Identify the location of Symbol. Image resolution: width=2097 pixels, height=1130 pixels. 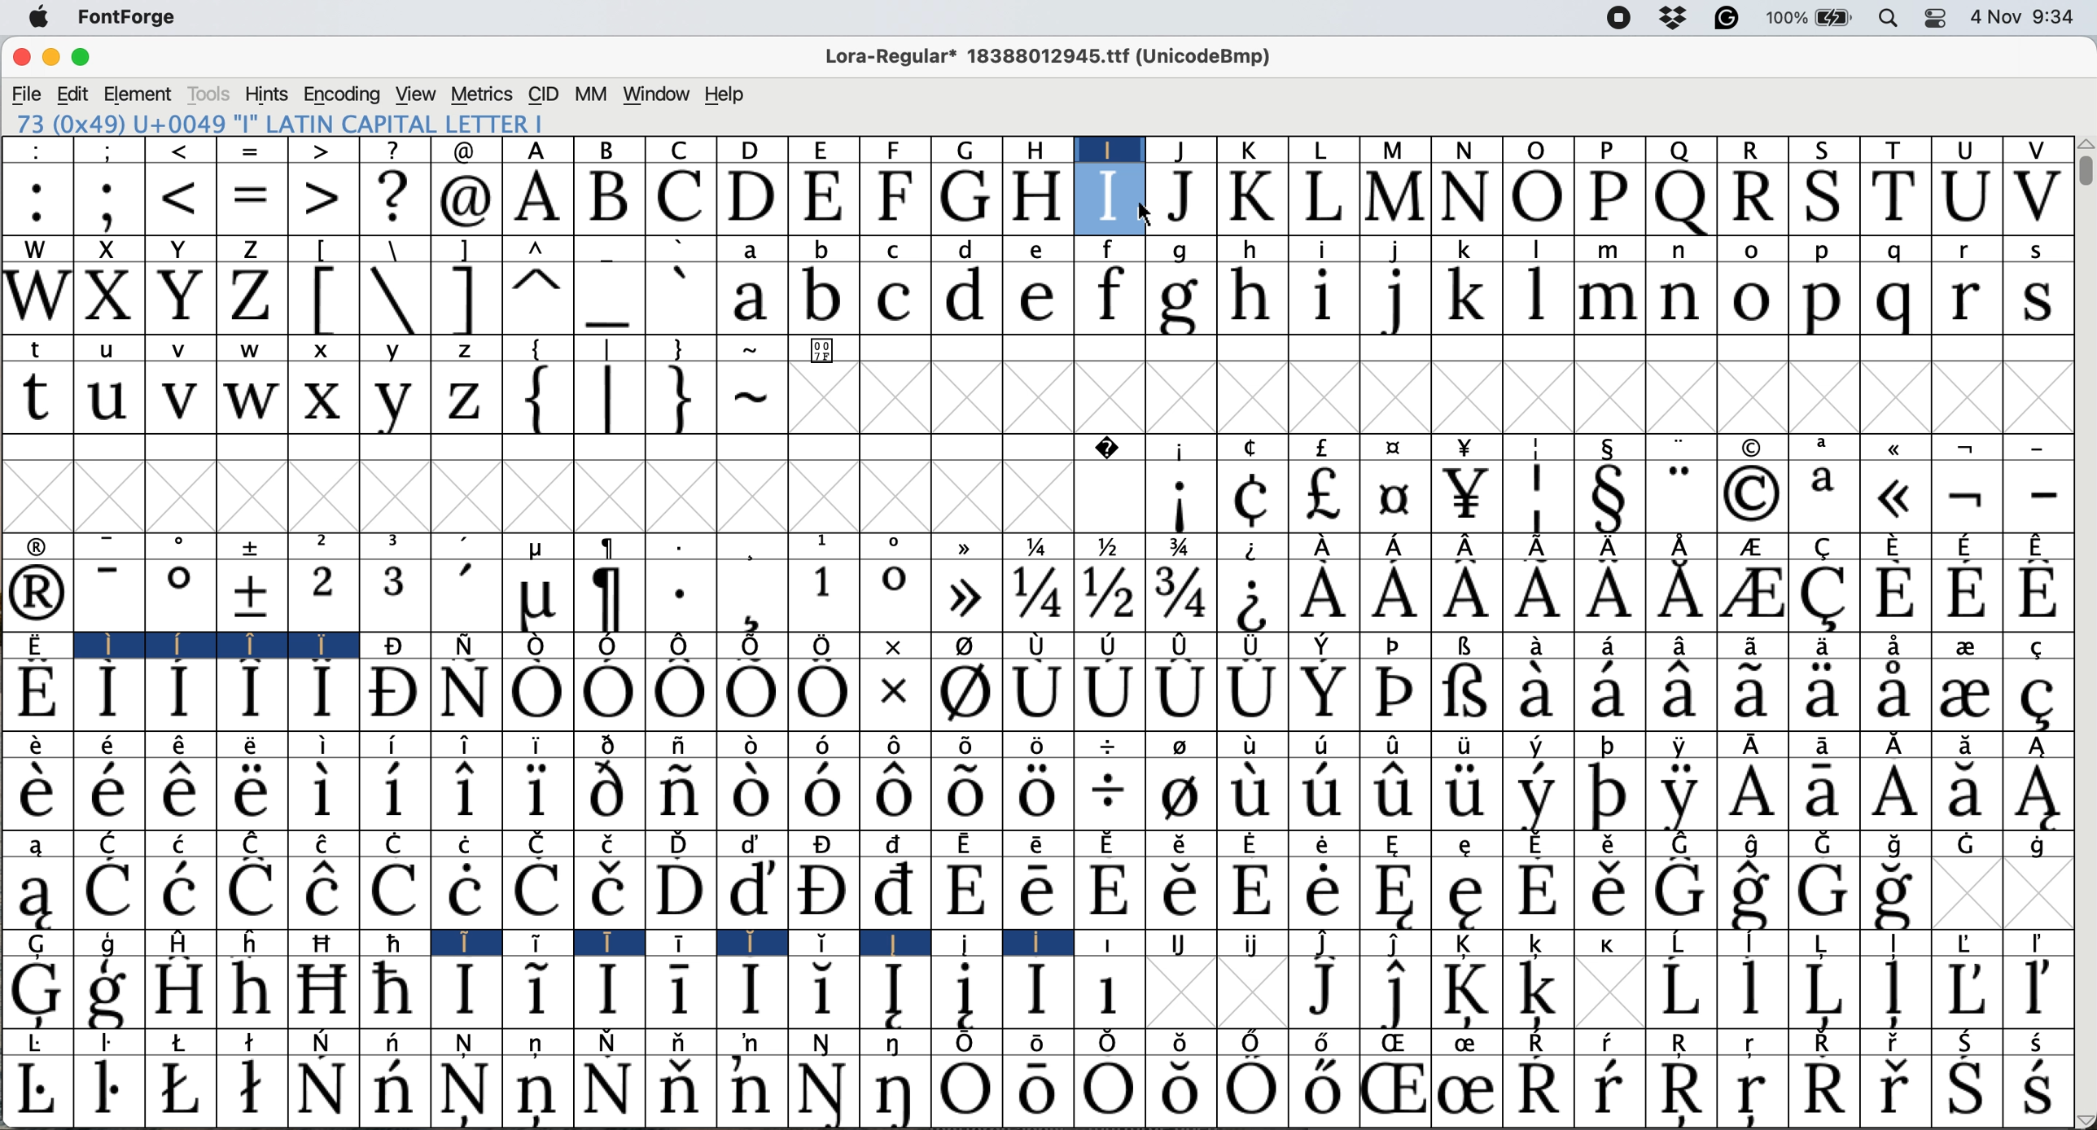
(1540, 844).